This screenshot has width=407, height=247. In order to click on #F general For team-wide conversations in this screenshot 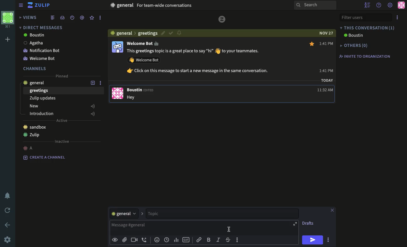, I will do `click(176, 5)`.